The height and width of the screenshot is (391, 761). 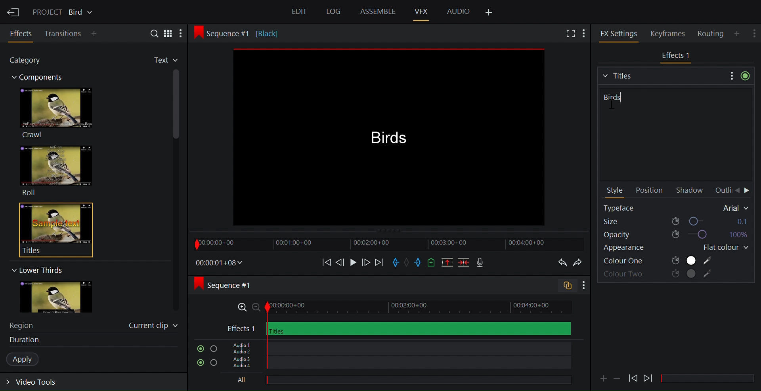 I want to click on Zoom Timeline, so click(x=399, y=307).